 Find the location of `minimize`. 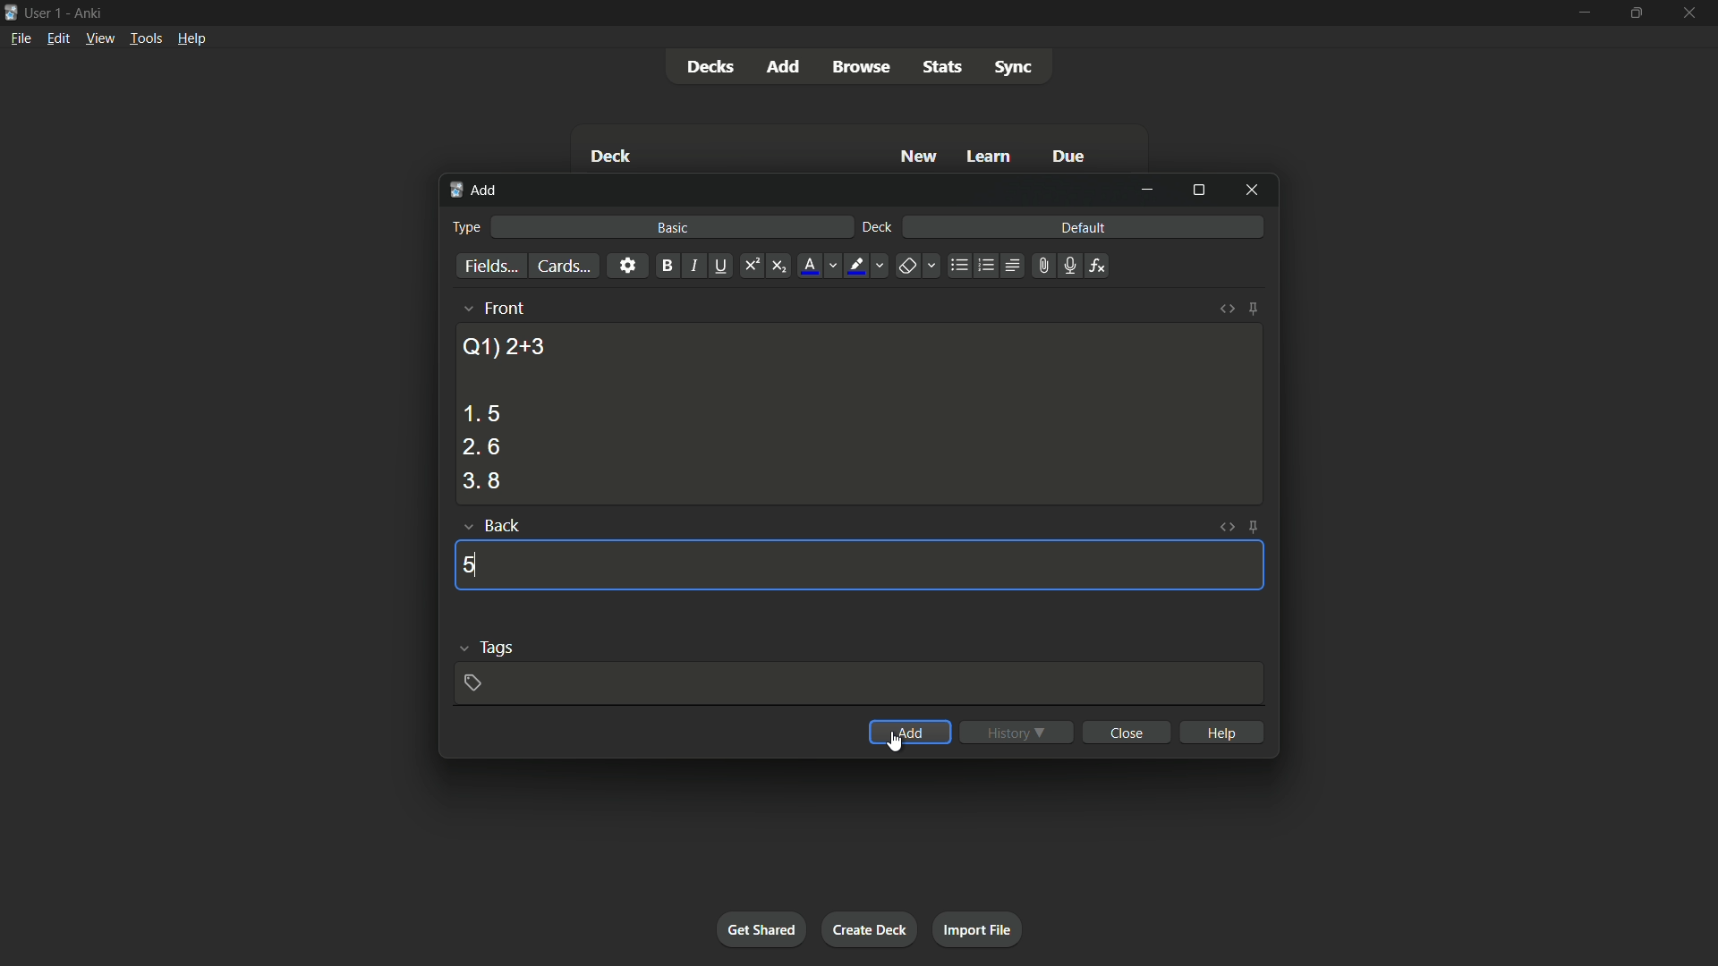

minimize is located at coordinates (1583, 12).